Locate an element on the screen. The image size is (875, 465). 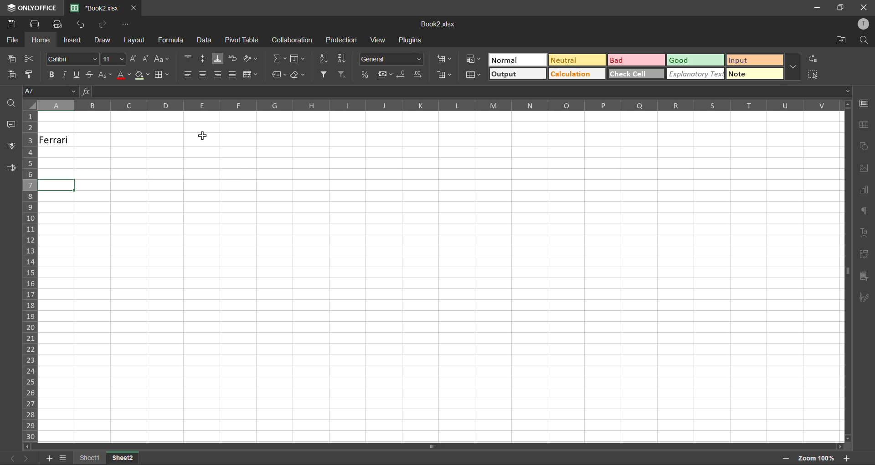
named ranges is located at coordinates (279, 75).